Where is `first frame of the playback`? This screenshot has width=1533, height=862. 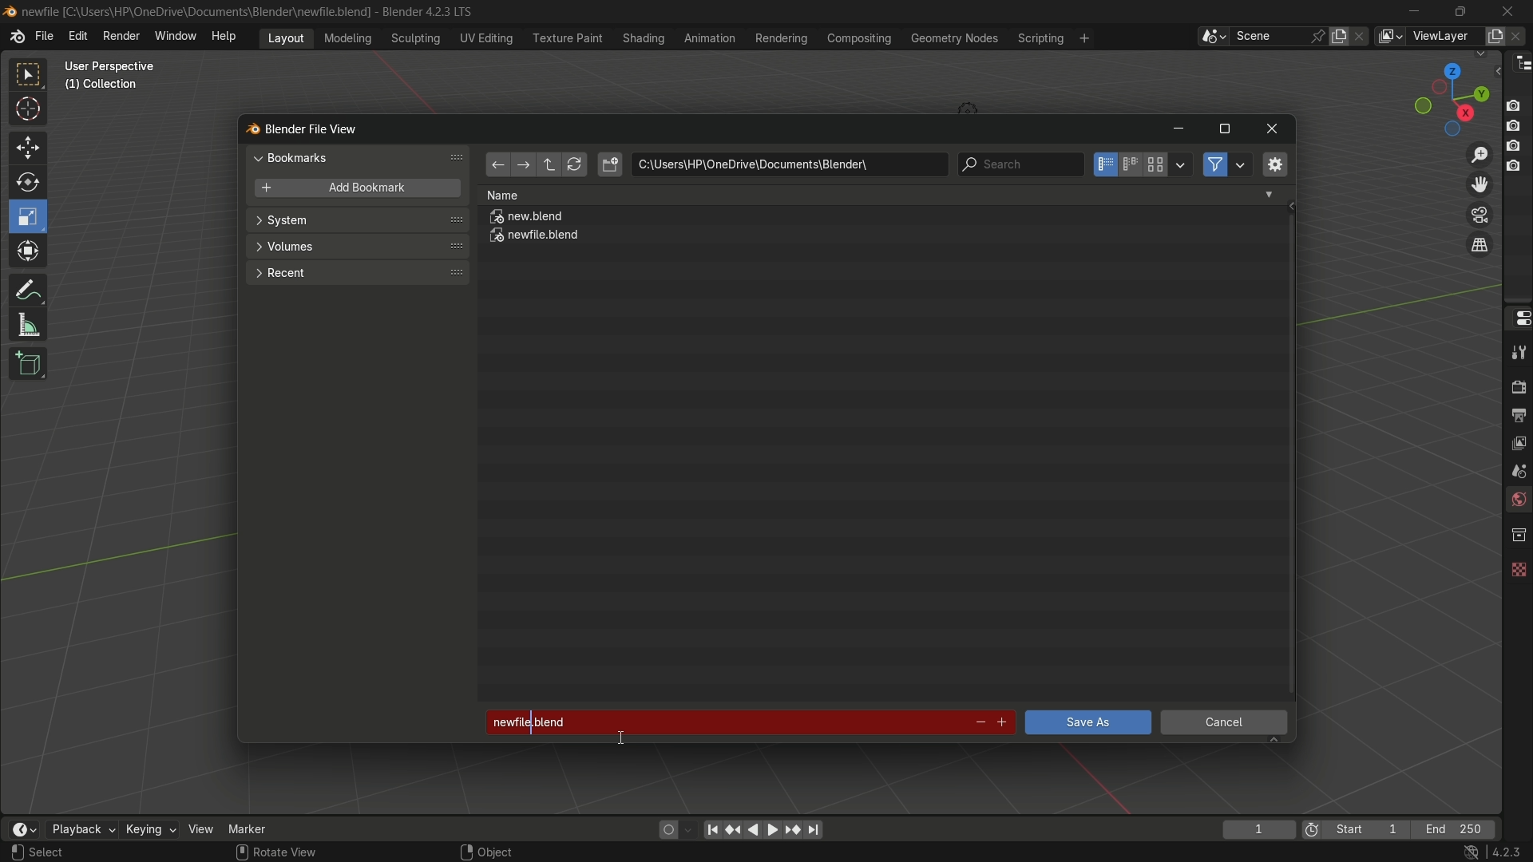
first frame of the playback is located at coordinates (1356, 829).